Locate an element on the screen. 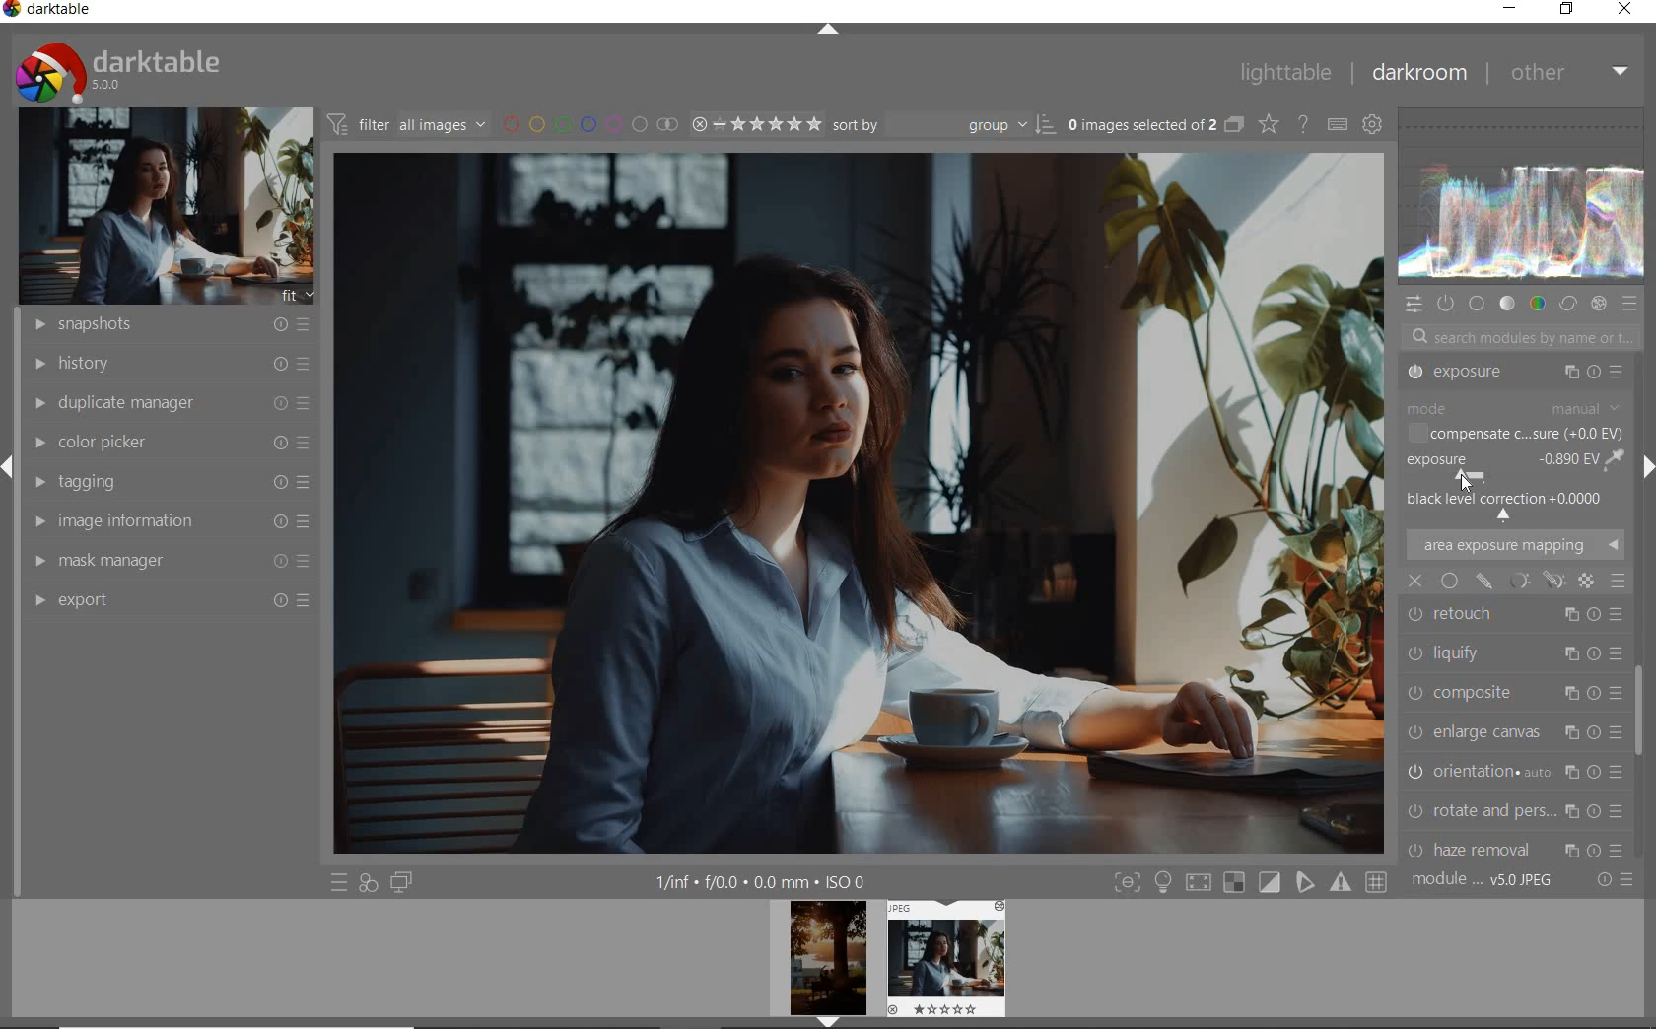  ORIENTATION is located at coordinates (1518, 649).